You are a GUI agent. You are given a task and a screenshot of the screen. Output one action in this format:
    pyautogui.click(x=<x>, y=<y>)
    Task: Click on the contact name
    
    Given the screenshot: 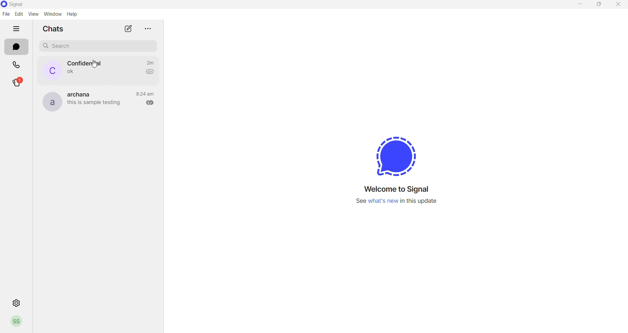 What is the action you would take?
    pyautogui.click(x=82, y=94)
    